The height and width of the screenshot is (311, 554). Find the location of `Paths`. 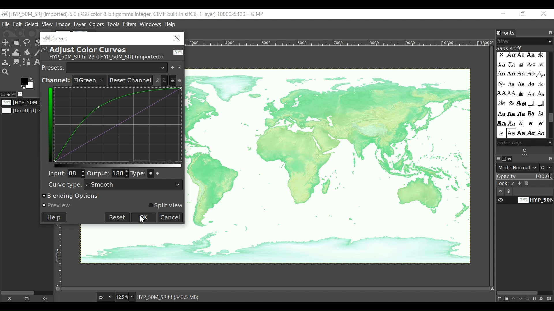

Paths is located at coordinates (512, 159).